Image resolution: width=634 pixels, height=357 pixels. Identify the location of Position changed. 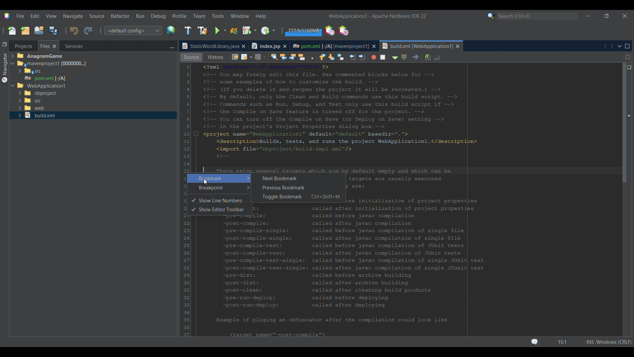
(629, 116).